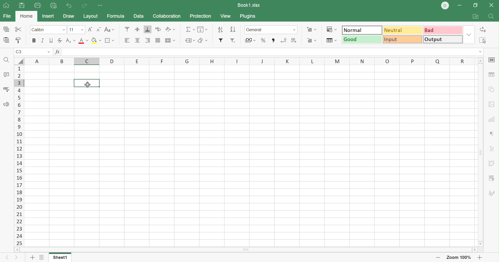 The width and height of the screenshot is (499, 262). Describe the element at coordinates (264, 40) in the screenshot. I see `Percent style` at that location.